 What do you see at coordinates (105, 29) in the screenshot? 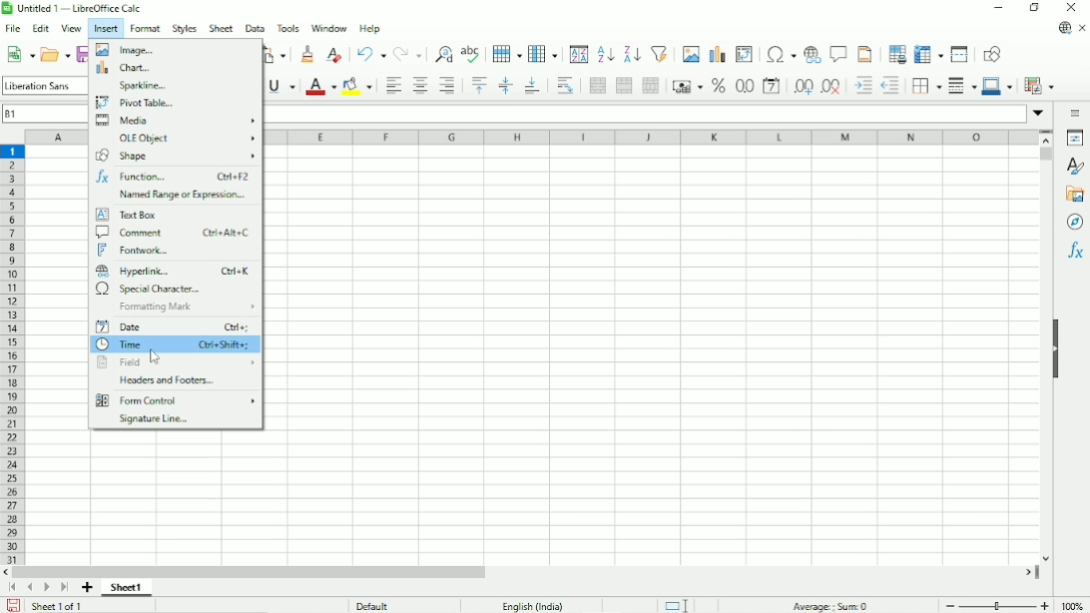
I see `Insert` at bounding box center [105, 29].